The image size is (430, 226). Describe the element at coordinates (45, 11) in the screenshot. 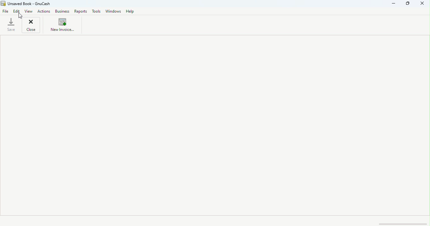

I see `Actions` at that location.